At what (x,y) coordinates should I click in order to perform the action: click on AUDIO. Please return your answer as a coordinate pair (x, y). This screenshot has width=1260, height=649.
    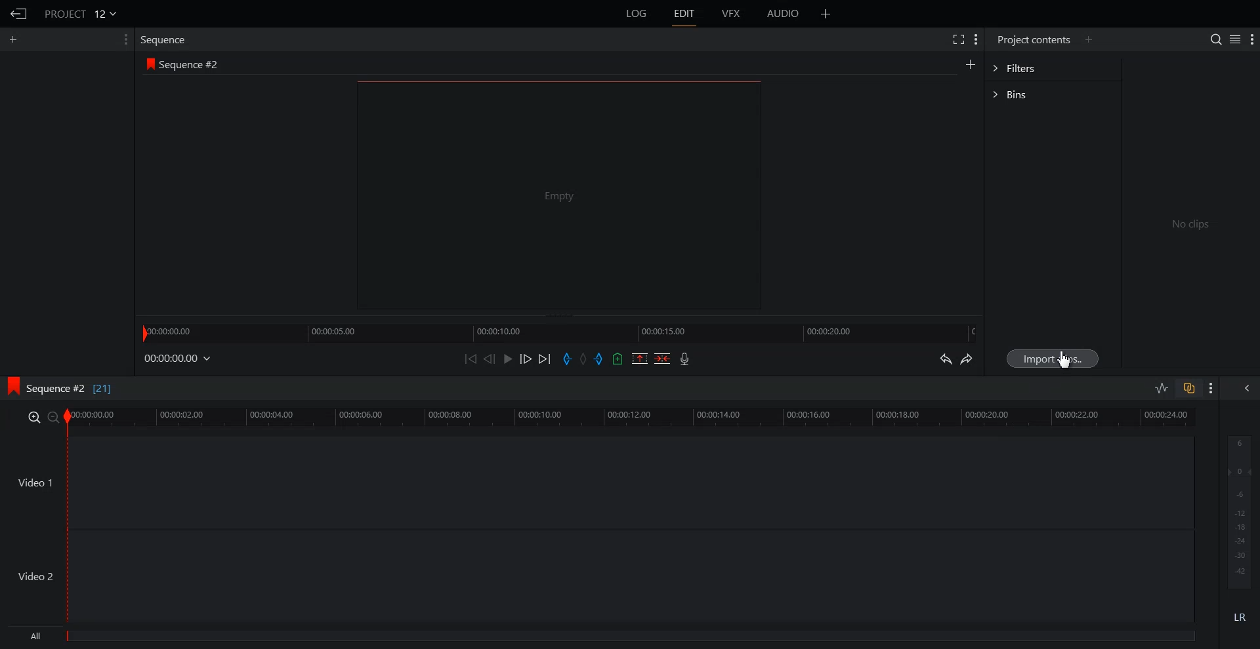
    Looking at the image, I should click on (784, 14).